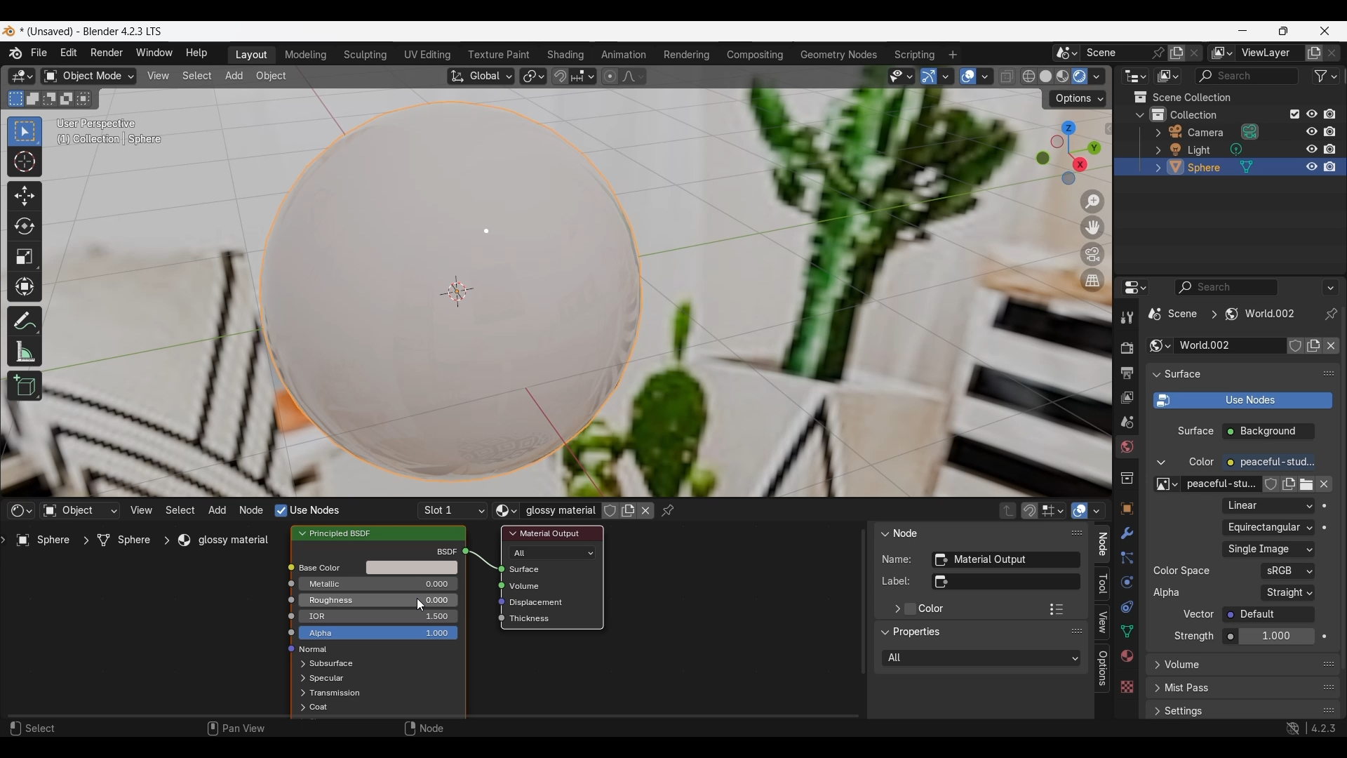 This screenshot has height=758, width=1347. Describe the element at coordinates (378, 584) in the screenshot. I see `Amount of metallic base` at that location.